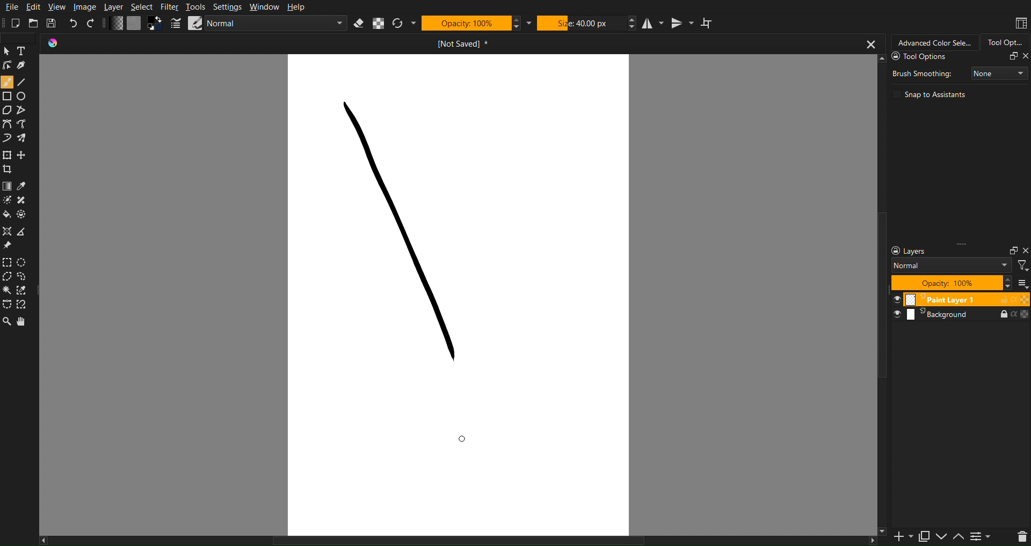 The width and height of the screenshot is (1031, 546). I want to click on Crop, so click(9, 169).